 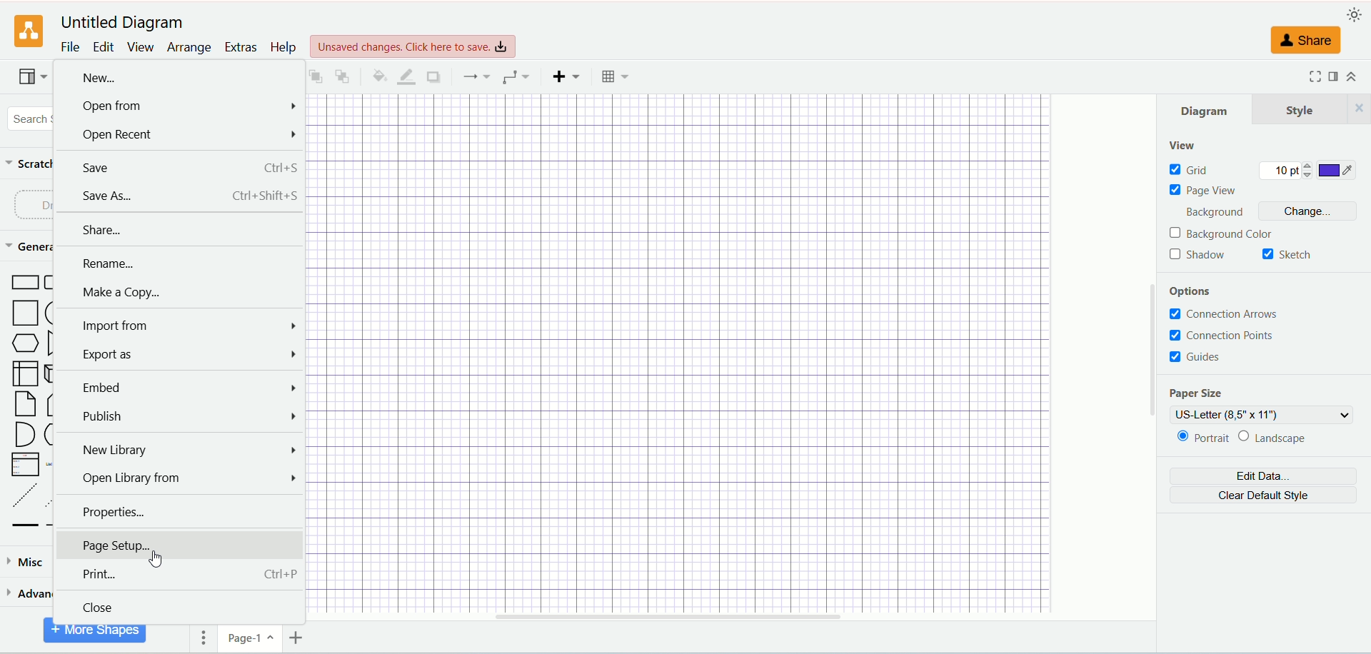 I want to click on click here to save, so click(x=415, y=45).